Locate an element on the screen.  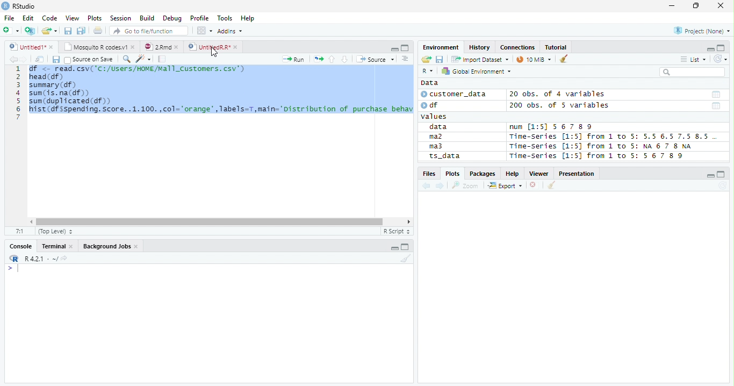
Search is located at coordinates (691, 72).